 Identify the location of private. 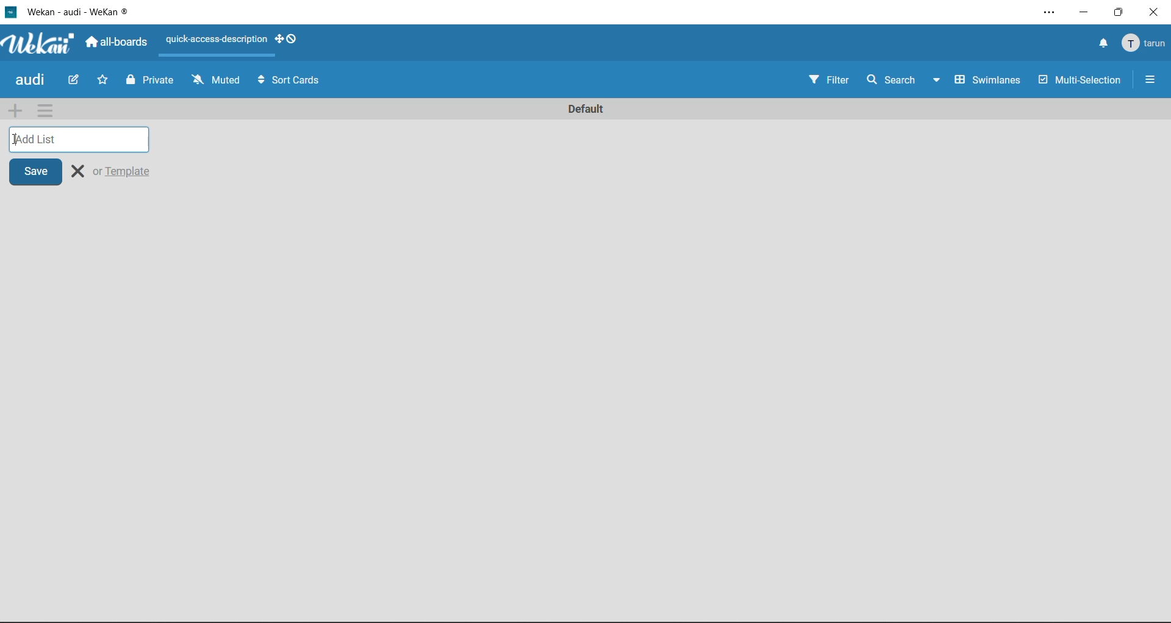
(149, 81).